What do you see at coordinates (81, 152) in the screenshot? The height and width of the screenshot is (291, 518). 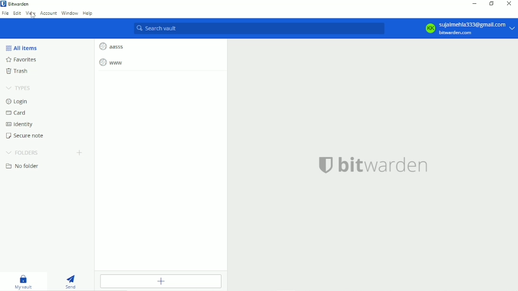 I see `Create folder` at bounding box center [81, 152].